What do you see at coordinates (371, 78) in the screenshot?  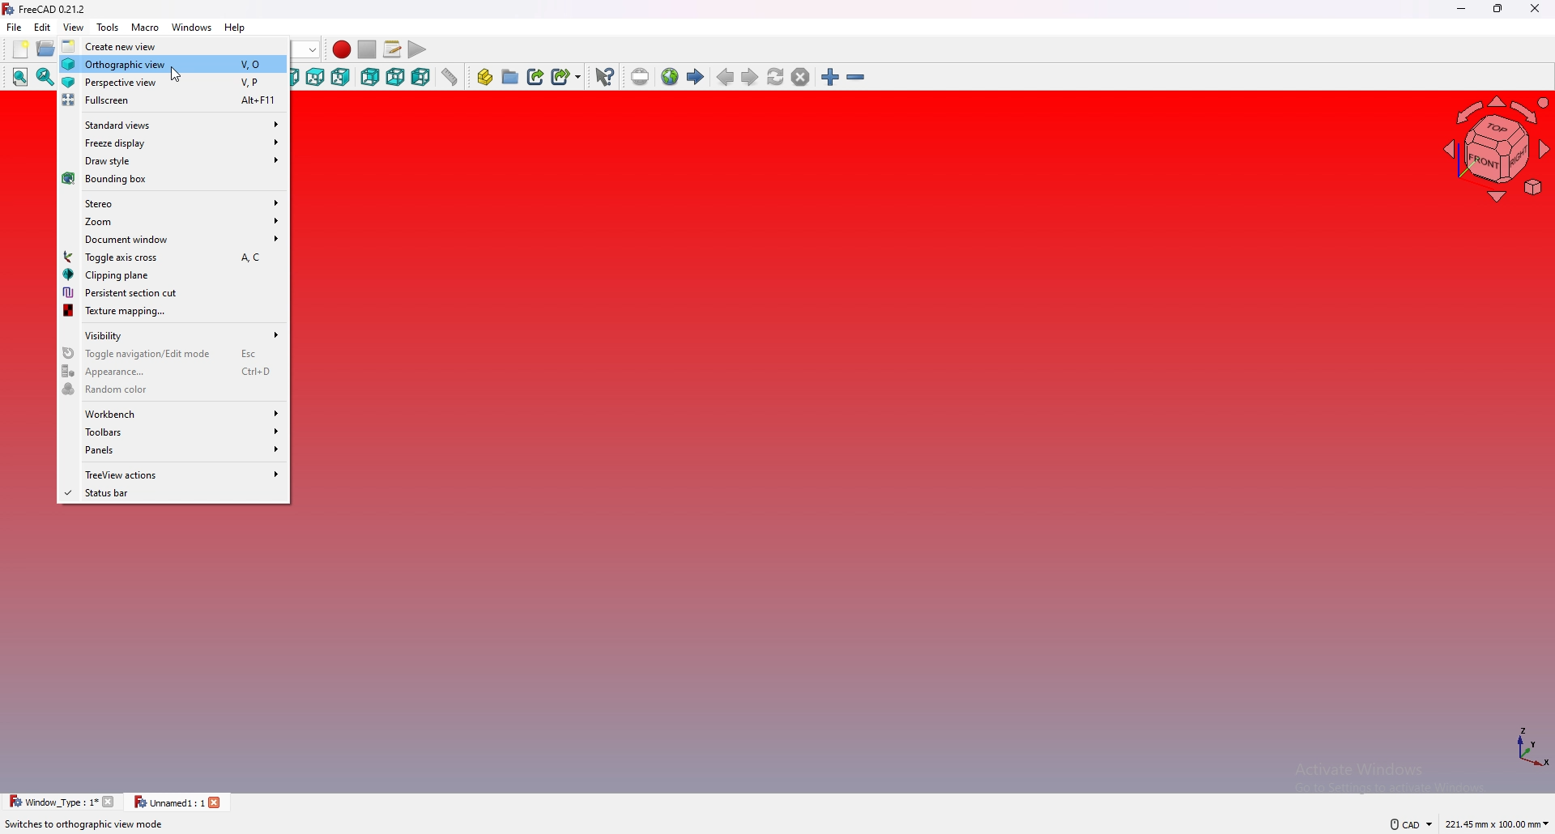 I see `rear` at bounding box center [371, 78].